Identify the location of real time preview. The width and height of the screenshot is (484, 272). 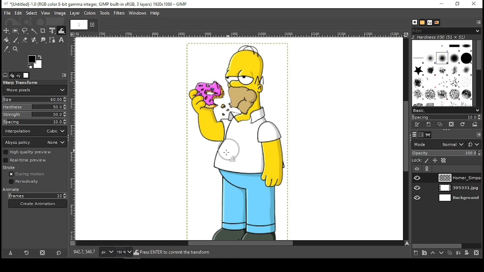
(34, 160).